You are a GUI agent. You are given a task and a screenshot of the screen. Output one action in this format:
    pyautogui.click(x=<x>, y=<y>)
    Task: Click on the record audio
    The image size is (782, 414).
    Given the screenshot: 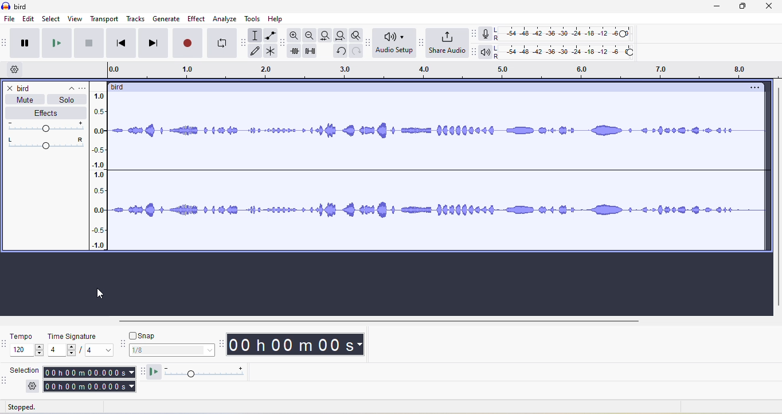 What is the action you would take?
    pyautogui.click(x=439, y=174)
    